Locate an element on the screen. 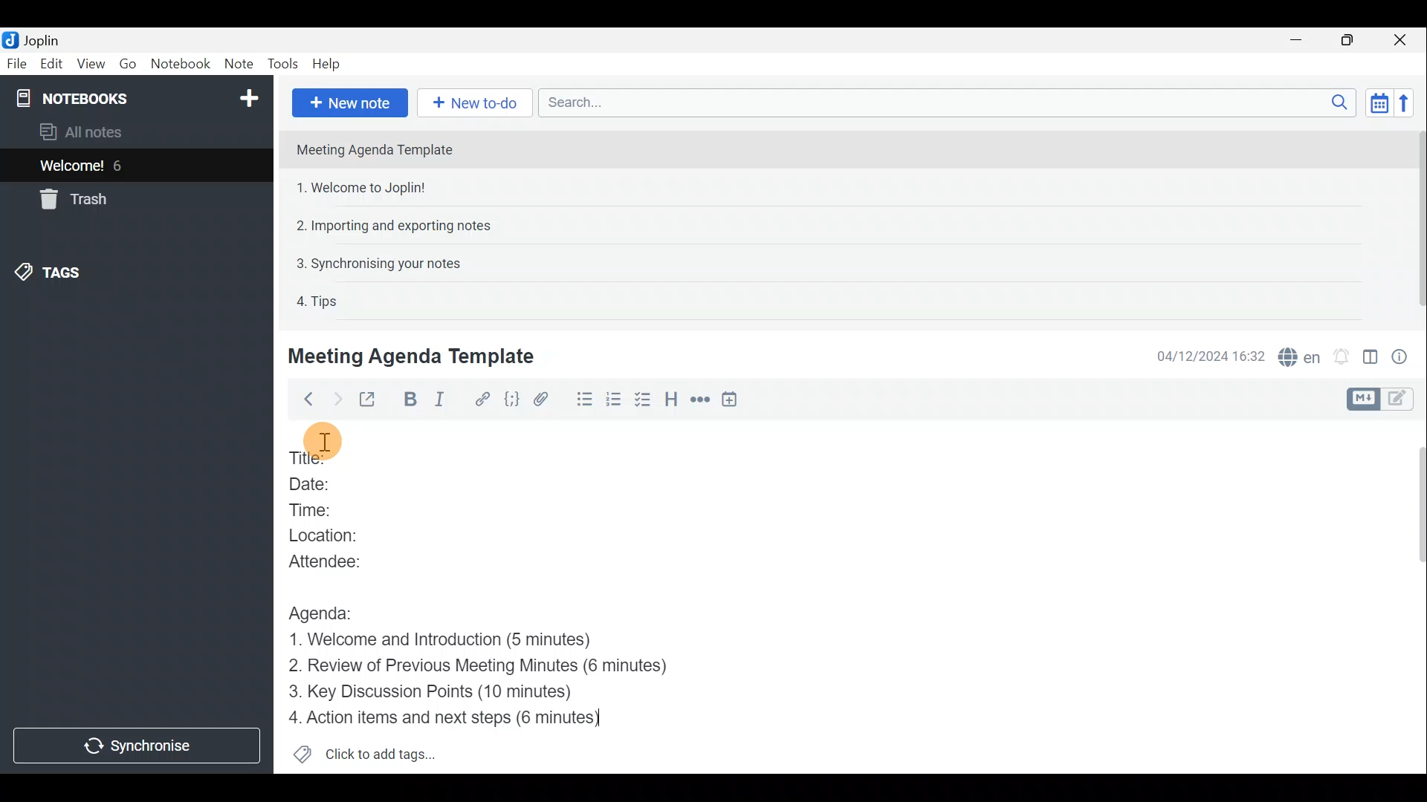 The height and width of the screenshot is (802, 1427). Attendee: is located at coordinates (346, 561).